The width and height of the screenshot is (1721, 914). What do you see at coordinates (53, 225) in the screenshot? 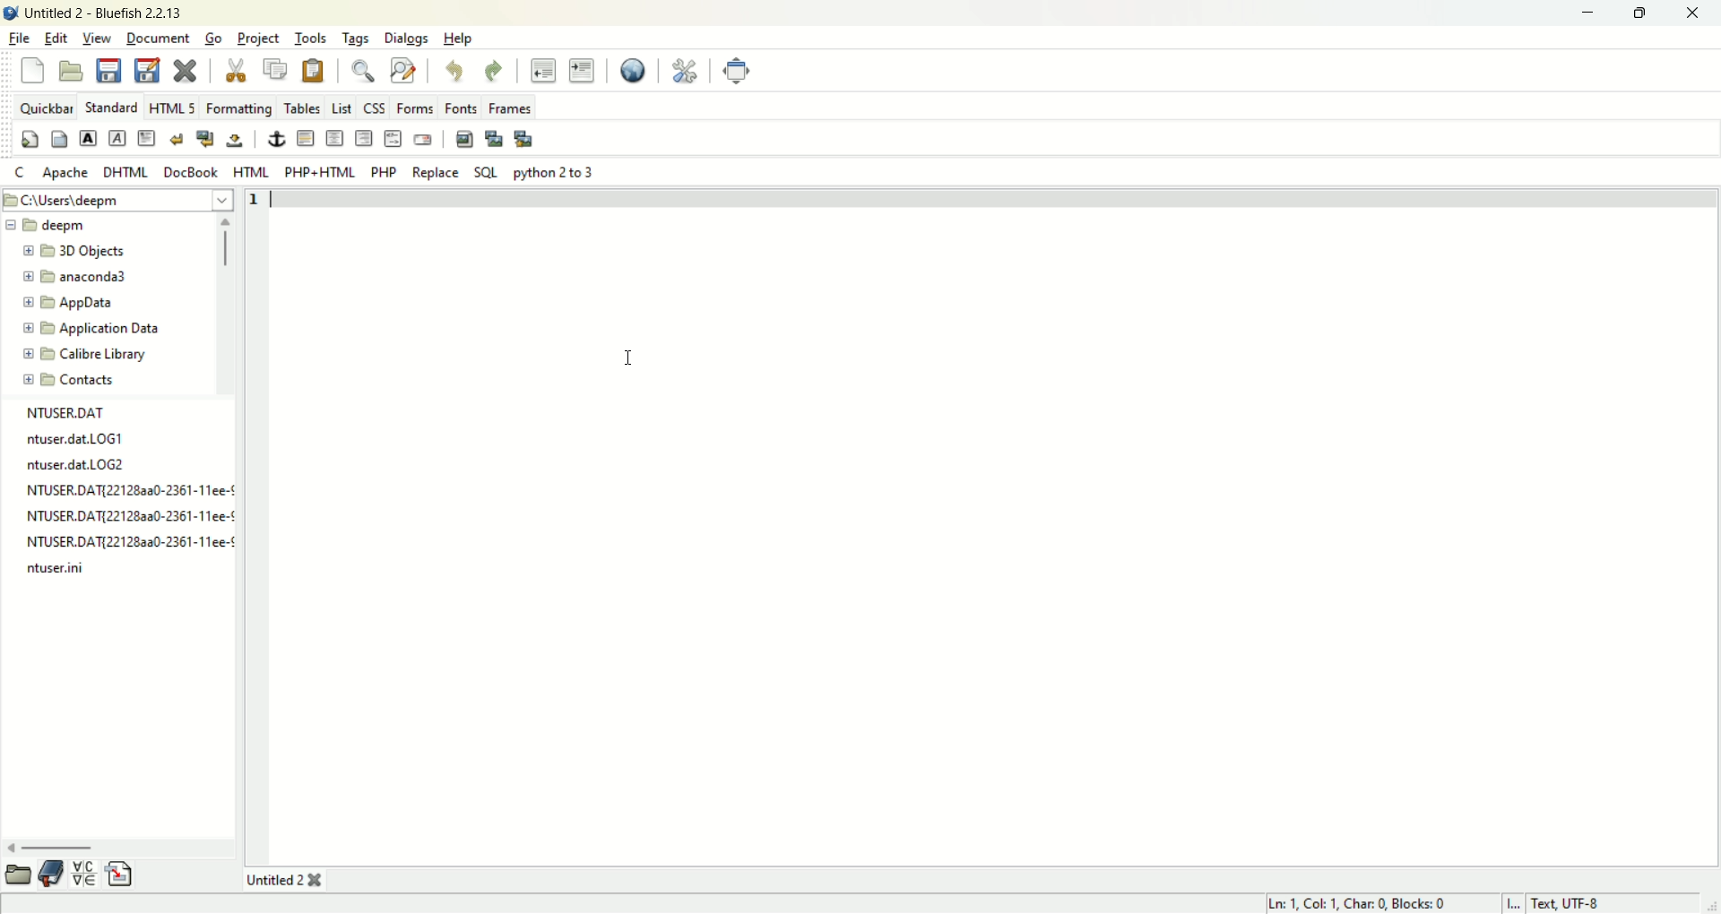
I see `deepm` at bounding box center [53, 225].